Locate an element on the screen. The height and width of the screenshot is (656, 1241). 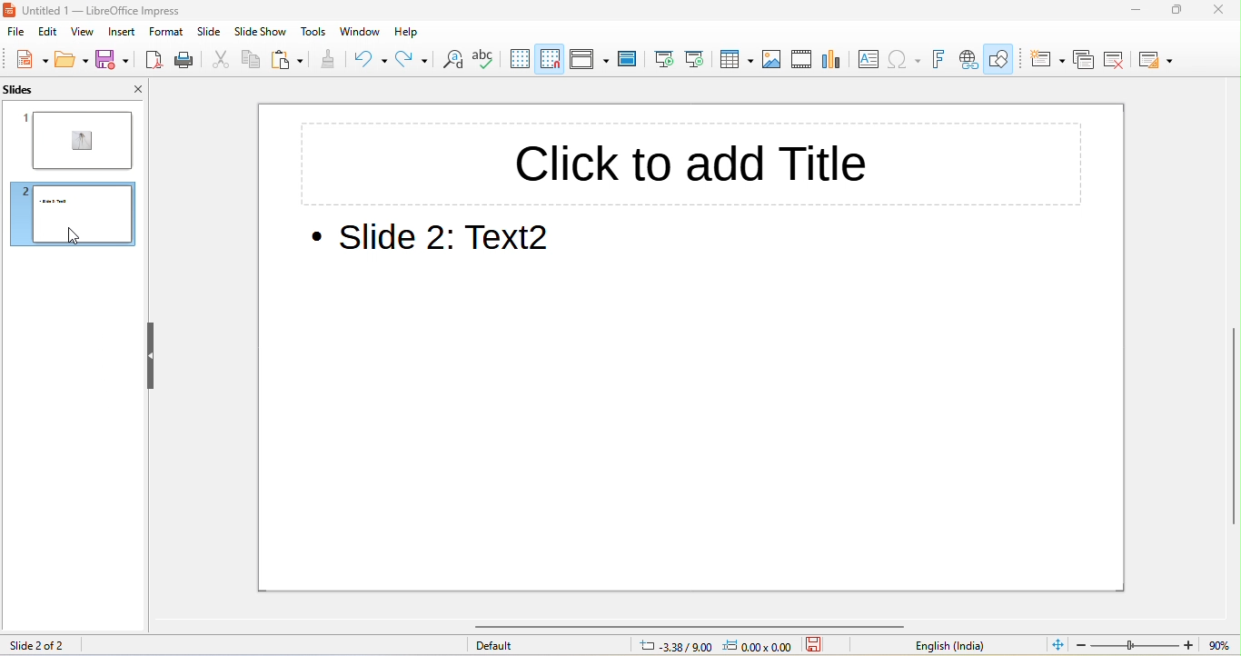
help is located at coordinates (402, 31).